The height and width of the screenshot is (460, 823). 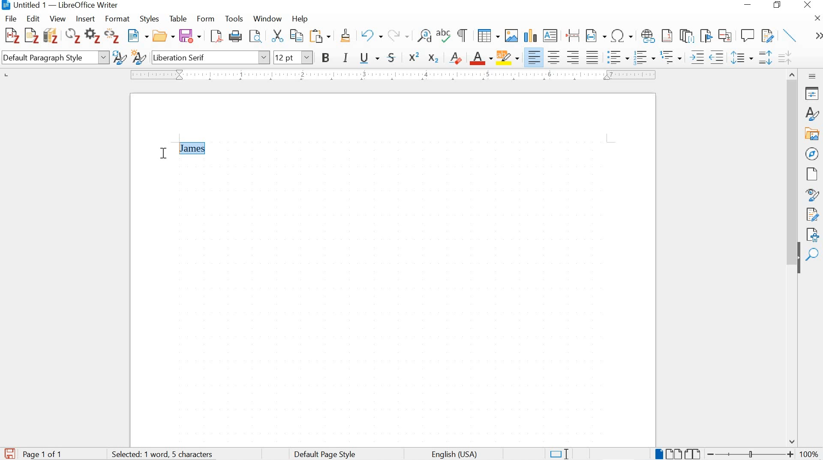 What do you see at coordinates (592, 56) in the screenshot?
I see `justified` at bounding box center [592, 56].